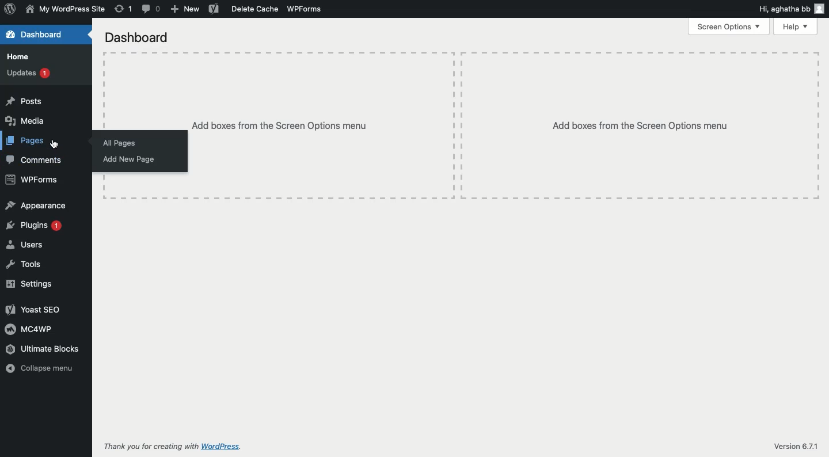  What do you see at coordinates (214, 8) in the screenshot?
I see `Yoast` at bounding box center [214, 8].